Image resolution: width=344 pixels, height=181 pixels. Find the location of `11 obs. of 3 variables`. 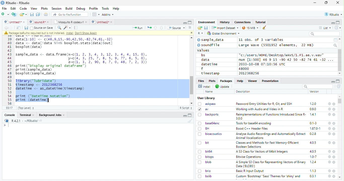

11 obs. of 3 variables is located at coordinates (261, 40).